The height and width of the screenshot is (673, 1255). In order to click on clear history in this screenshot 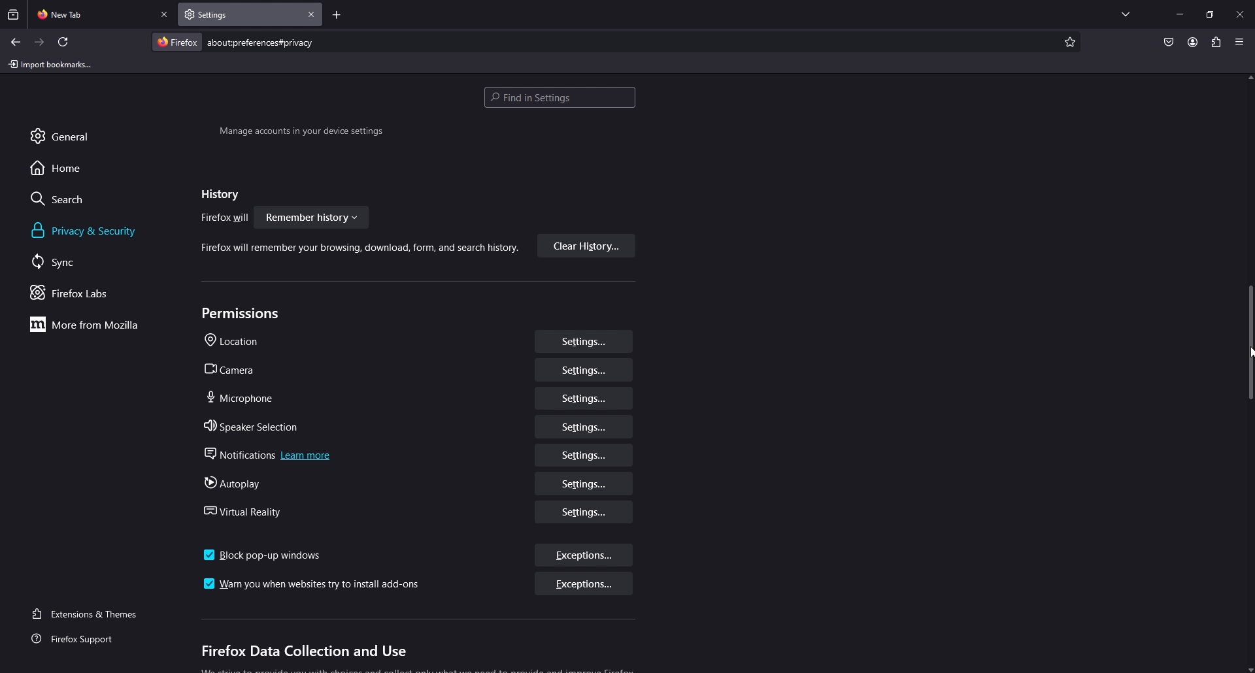, I will do `click(586, 246)`.